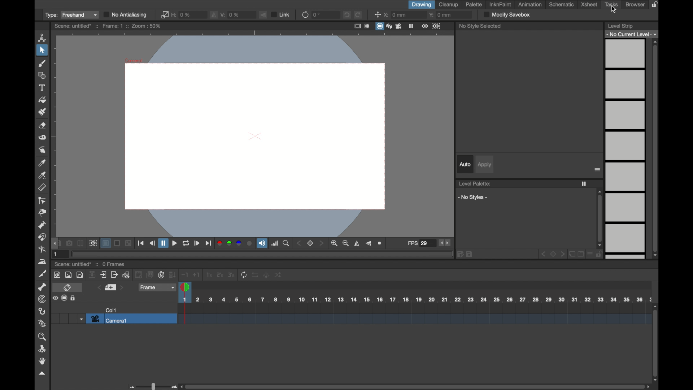 This screenshot has height=390, width=693. What do you see at coordinates (613, 5) in the screenshot?
I see `tasks` at bounding box center [613, 5].